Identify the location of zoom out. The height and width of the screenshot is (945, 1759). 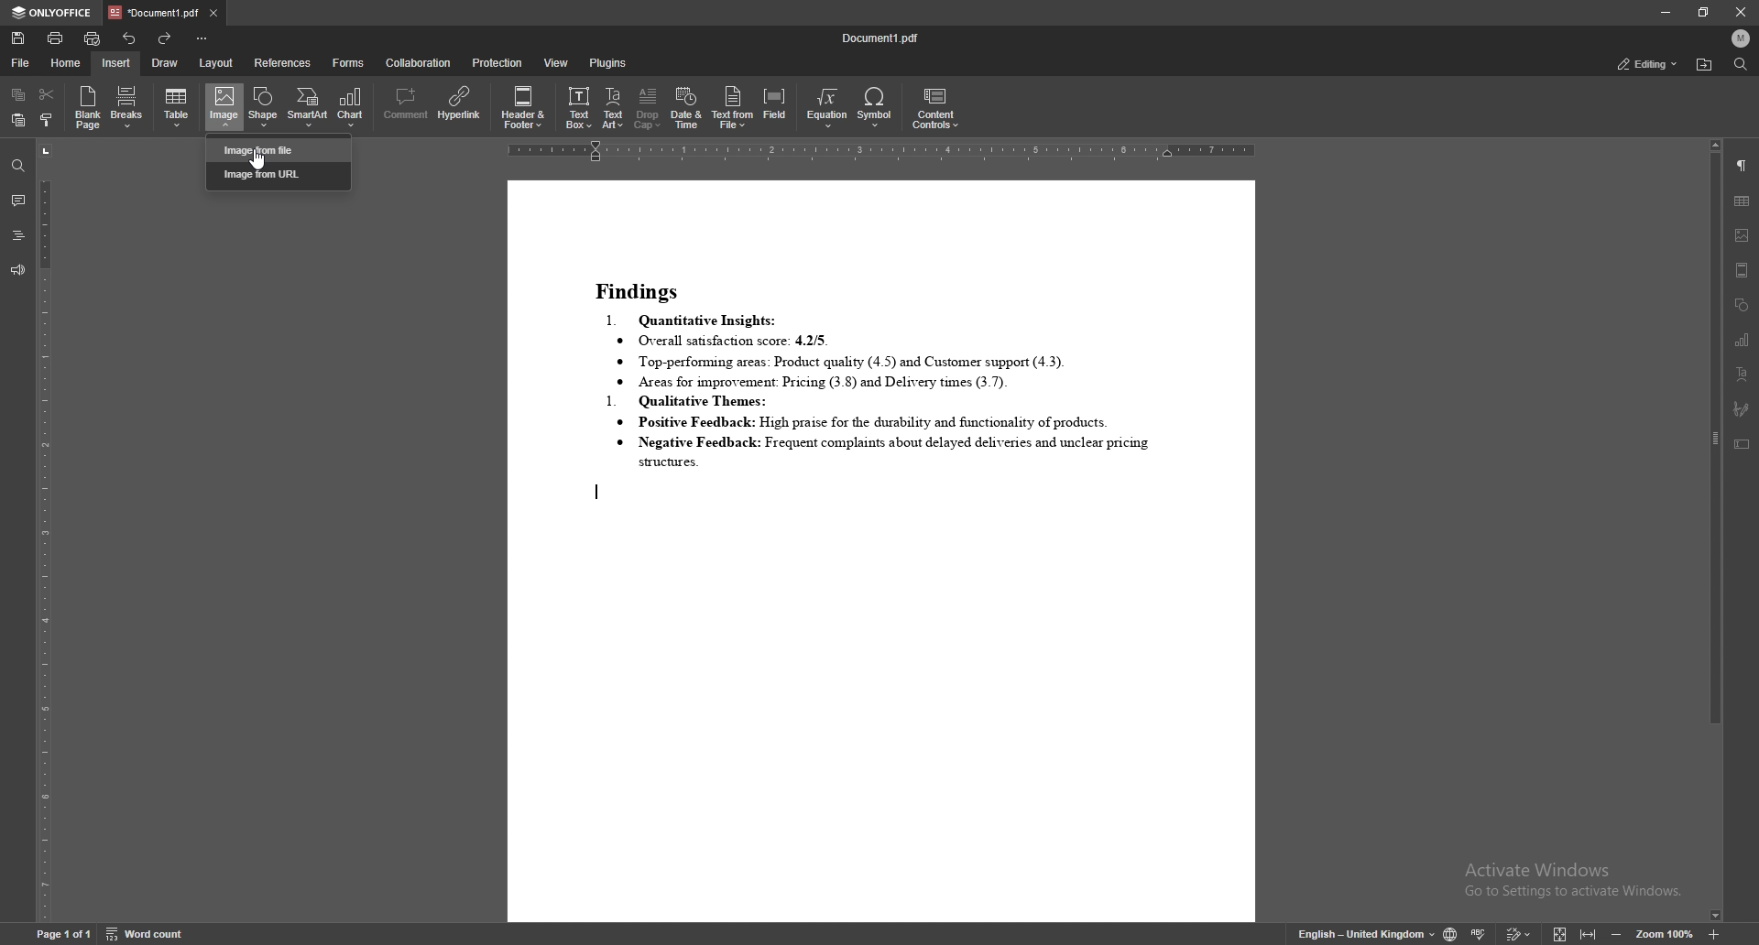
(1616, 934).